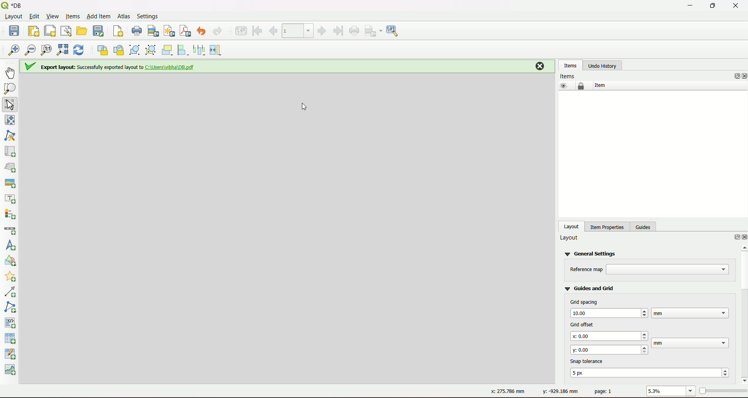  What do you see at coordinates (118, 50) in the screenshot?
I see `unlock all items` at bounding box center [118, 50].